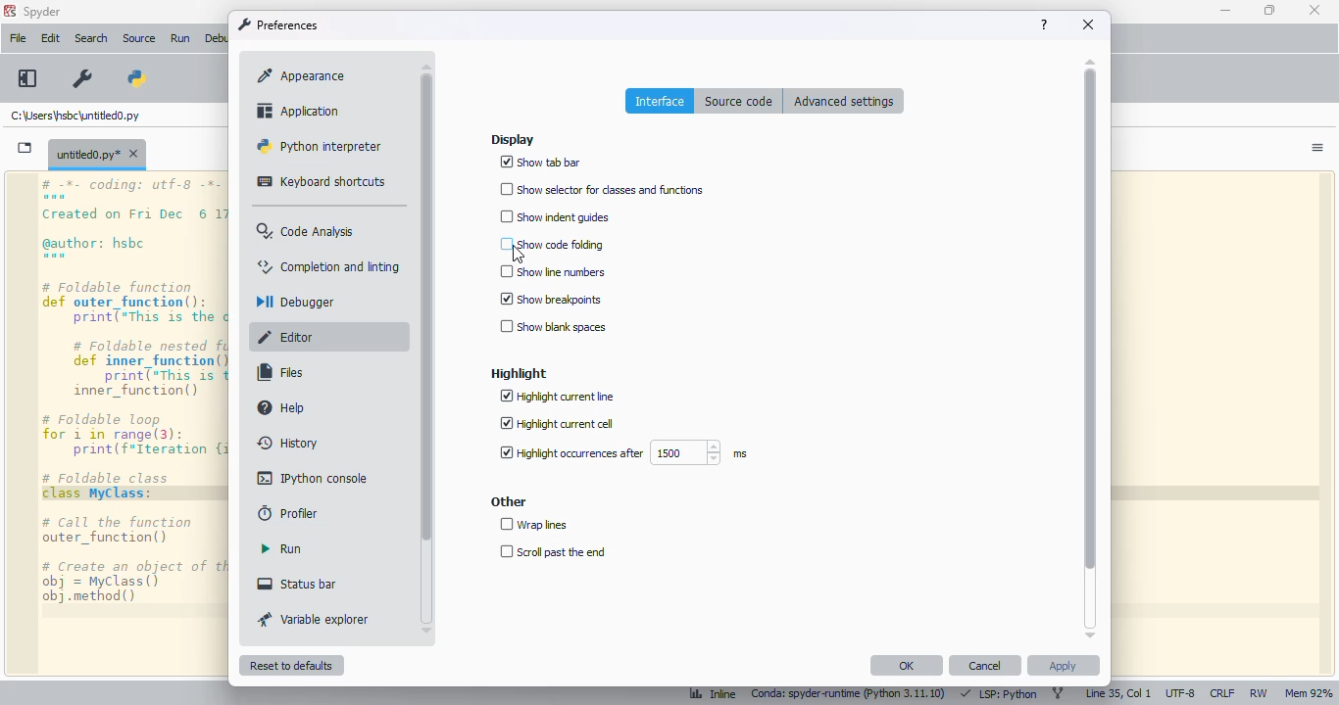 This screenshot has height=705, width=1339. What do you see at coordinates (557, 217) in the screenshot?
I see `show indent guides` at bounding box center [557, 217].